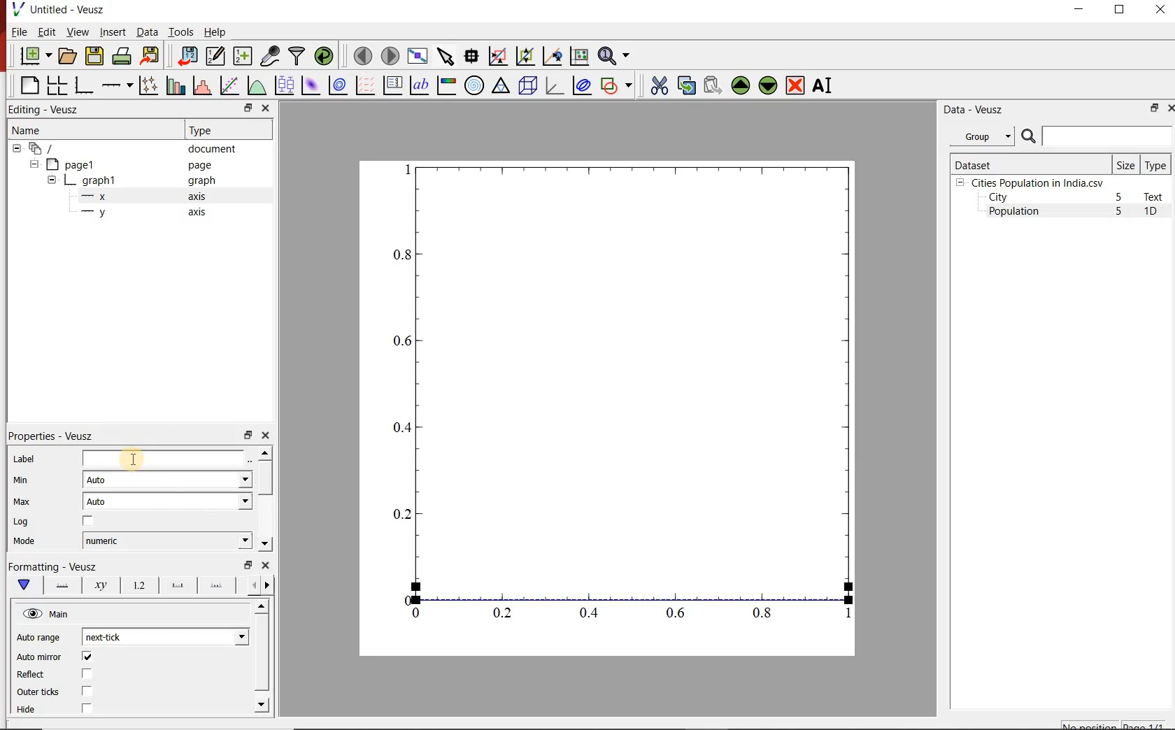 The width and height of the screenshot is (1175, 730). I want to click on check/uncheck, so click(87, 657).